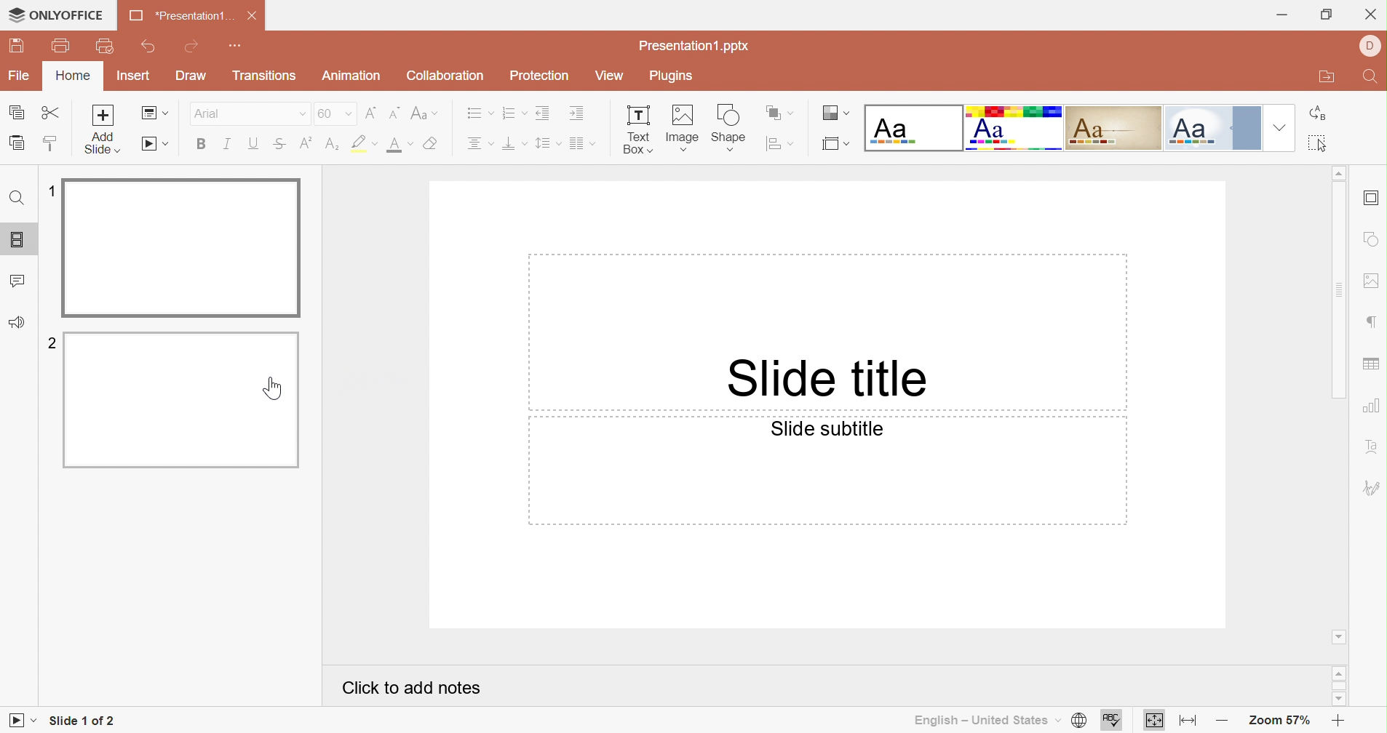 The image size is (1387, 733). Describe the element at coordinates (1111, 721) in the screenshot. I see `Check spelling` at that location.